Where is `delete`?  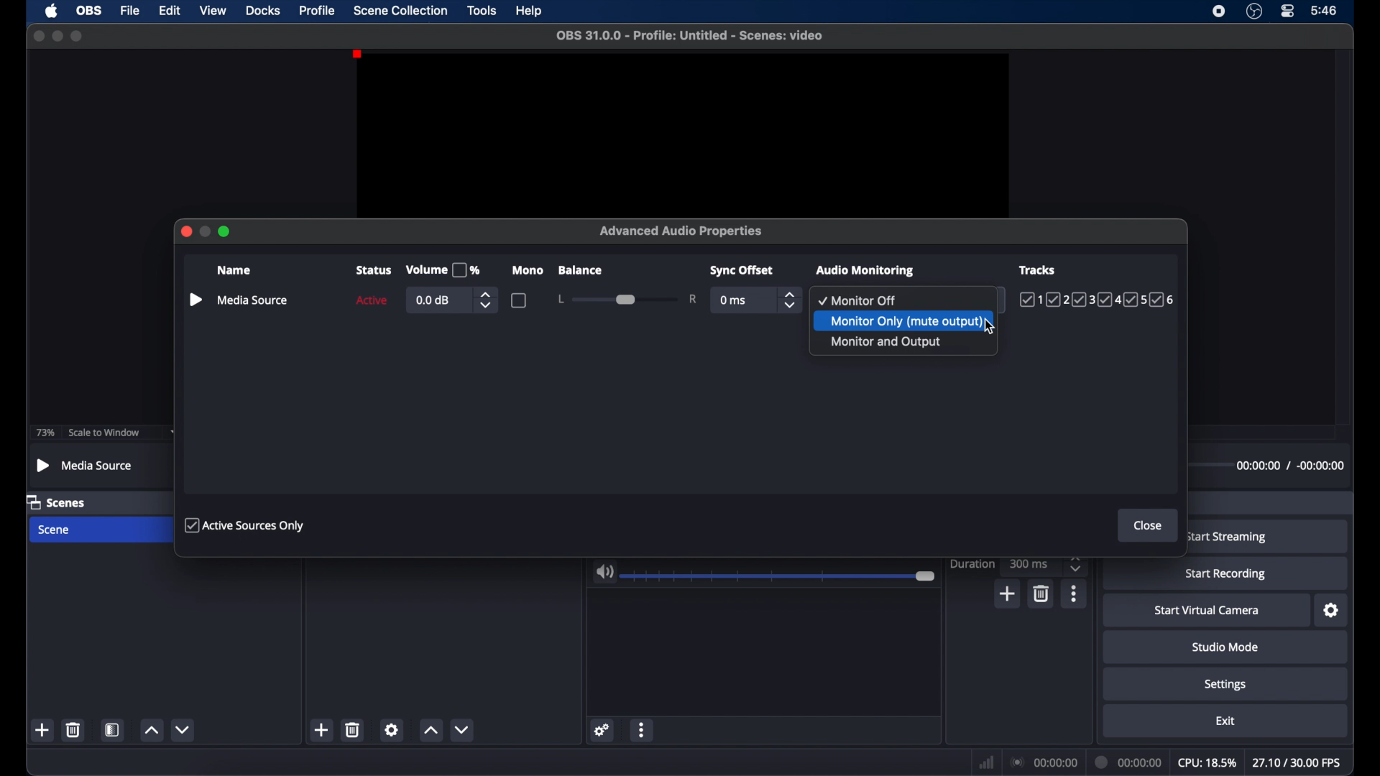
delete is located at coordinates (354, 729).